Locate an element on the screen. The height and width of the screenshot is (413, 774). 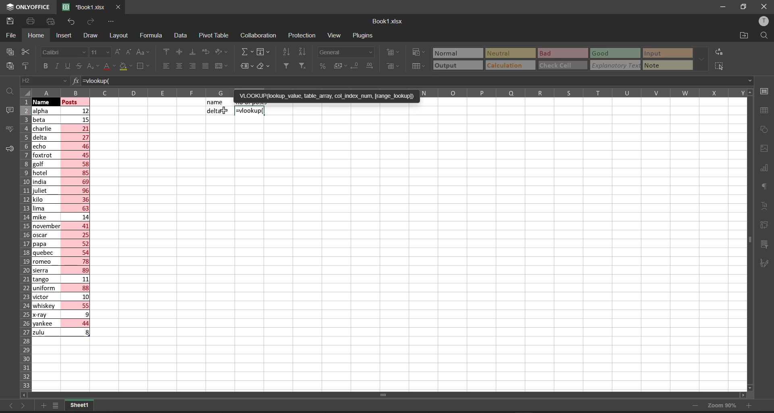
named ranges is located at coordinates (246, 66).